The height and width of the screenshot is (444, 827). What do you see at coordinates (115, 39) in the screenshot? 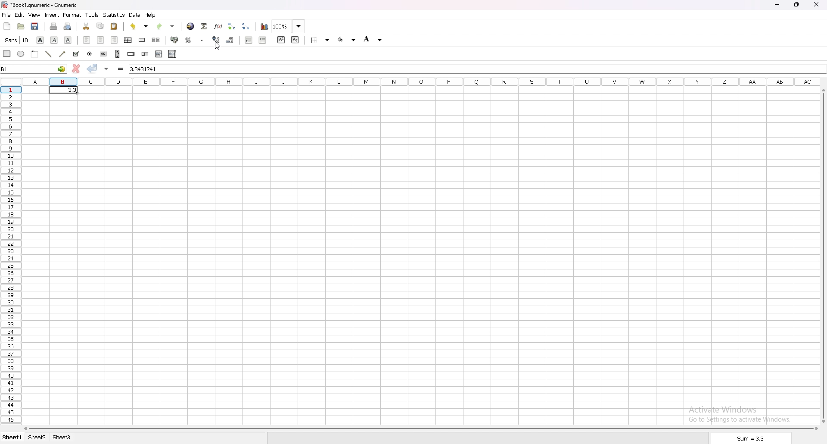
I see `right indent` at bounding box center [115, 39].